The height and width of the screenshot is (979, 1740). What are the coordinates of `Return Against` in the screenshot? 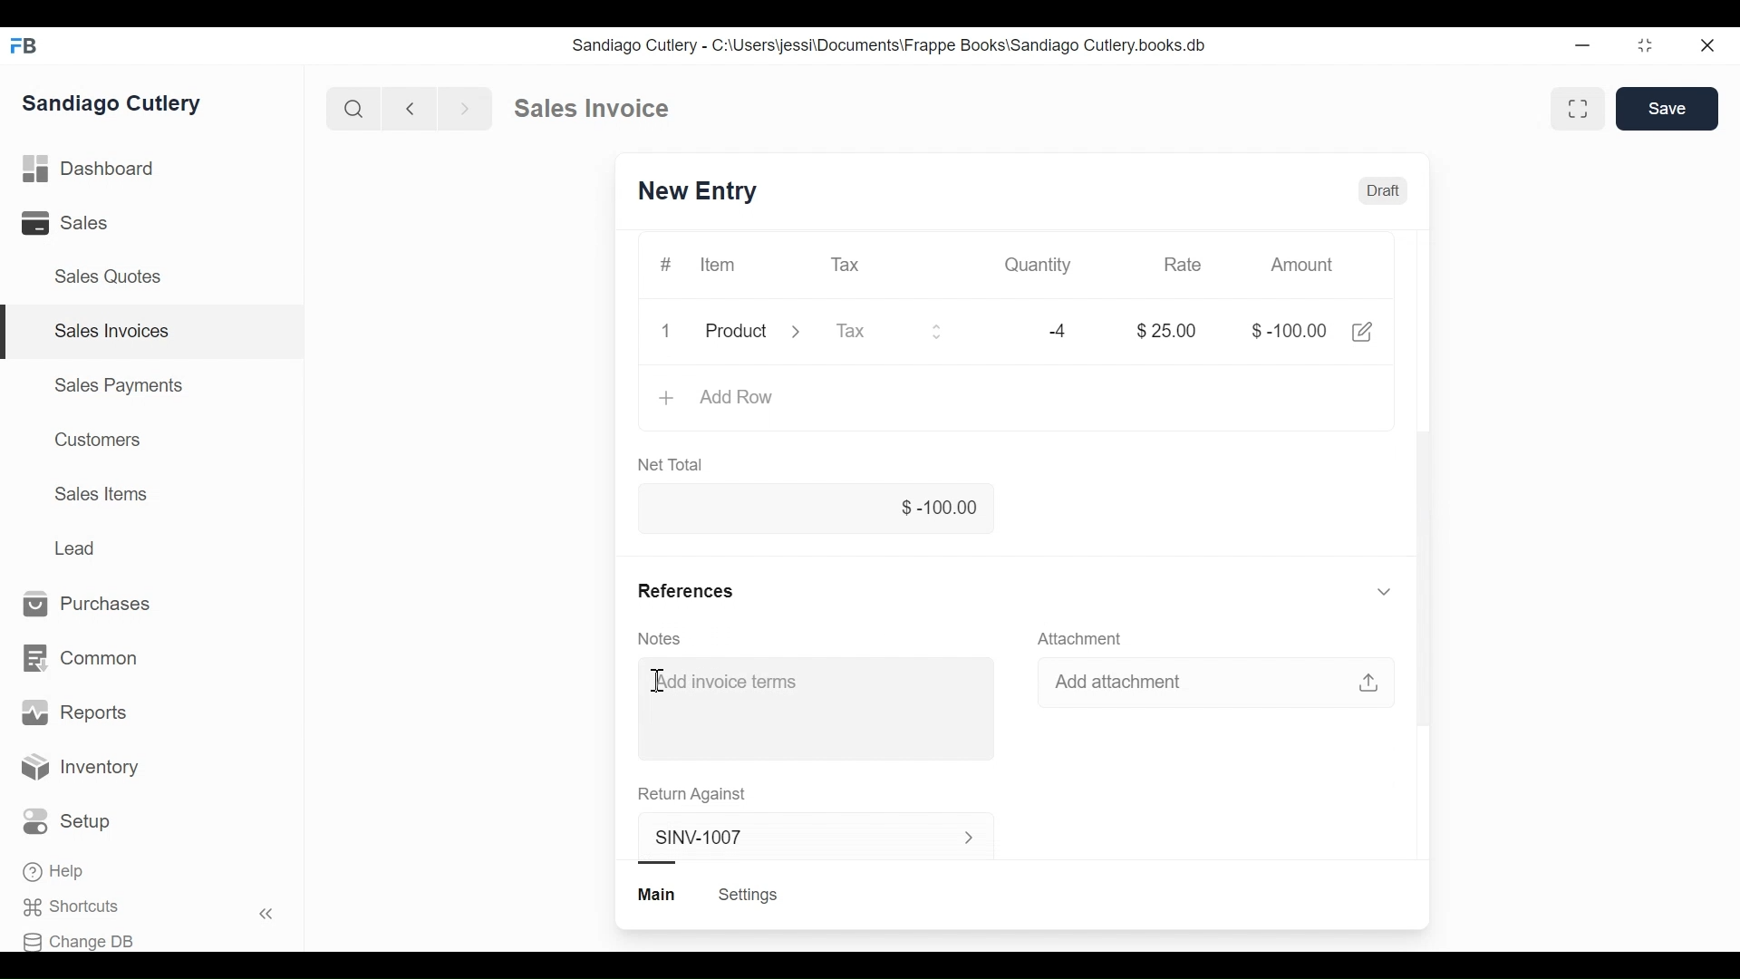 It's located at (692, 794).